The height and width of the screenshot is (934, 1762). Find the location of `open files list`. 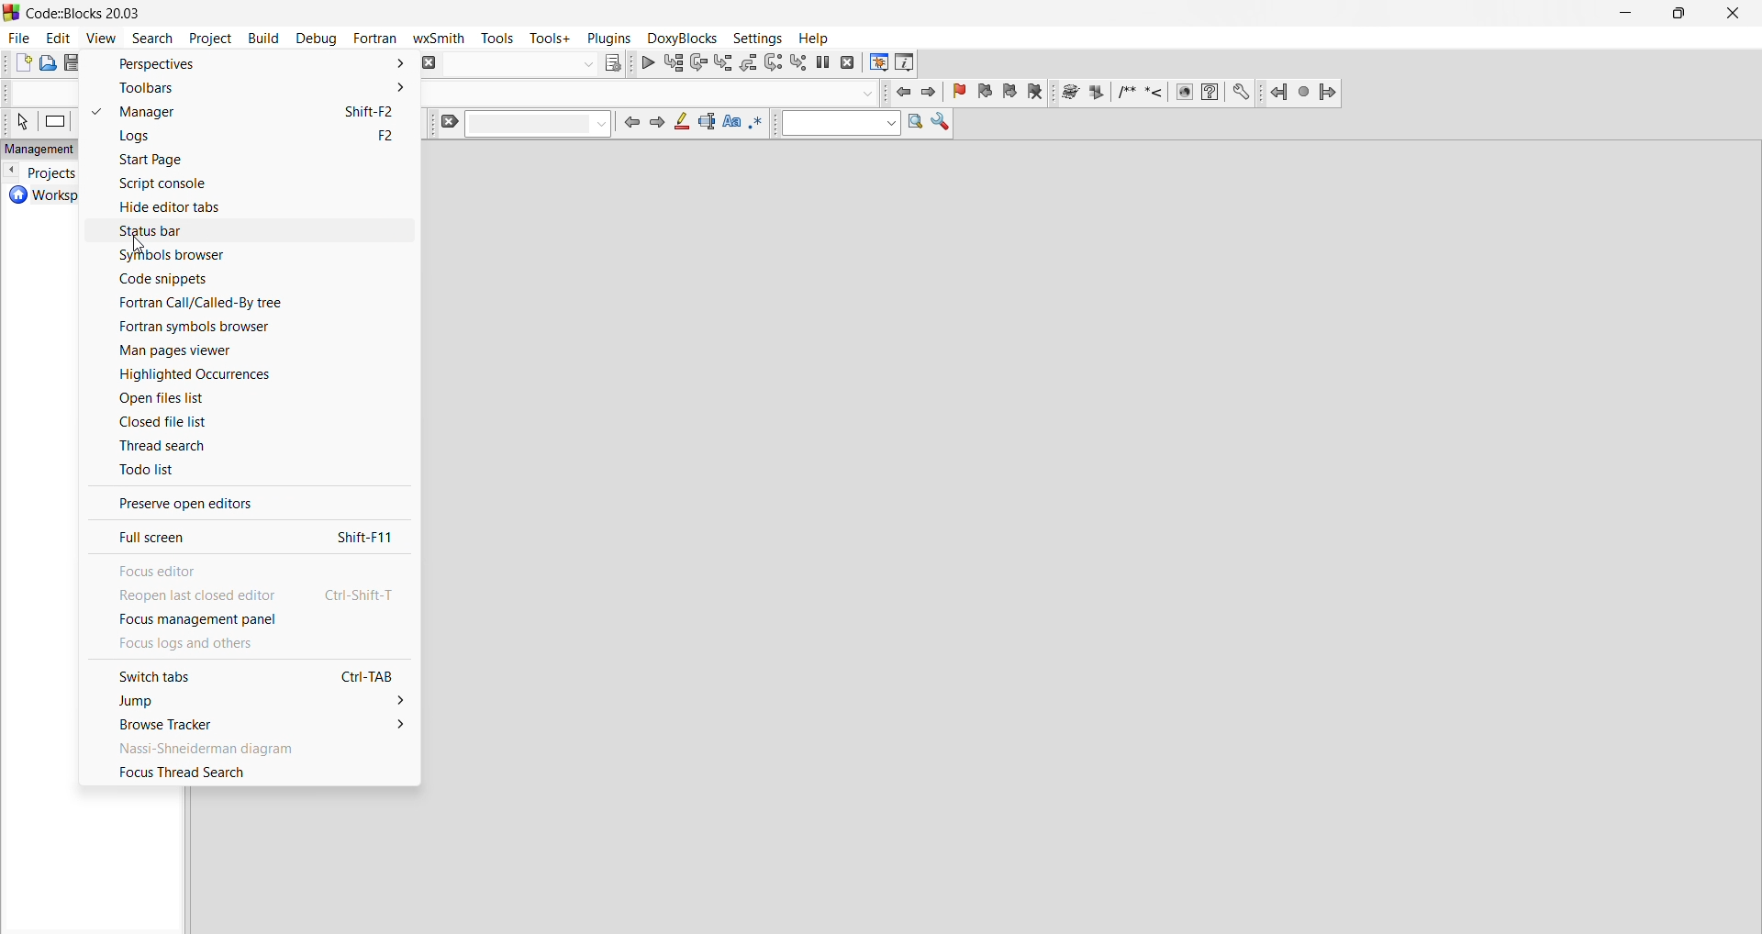

open files list is located at coordinates (250, 400).